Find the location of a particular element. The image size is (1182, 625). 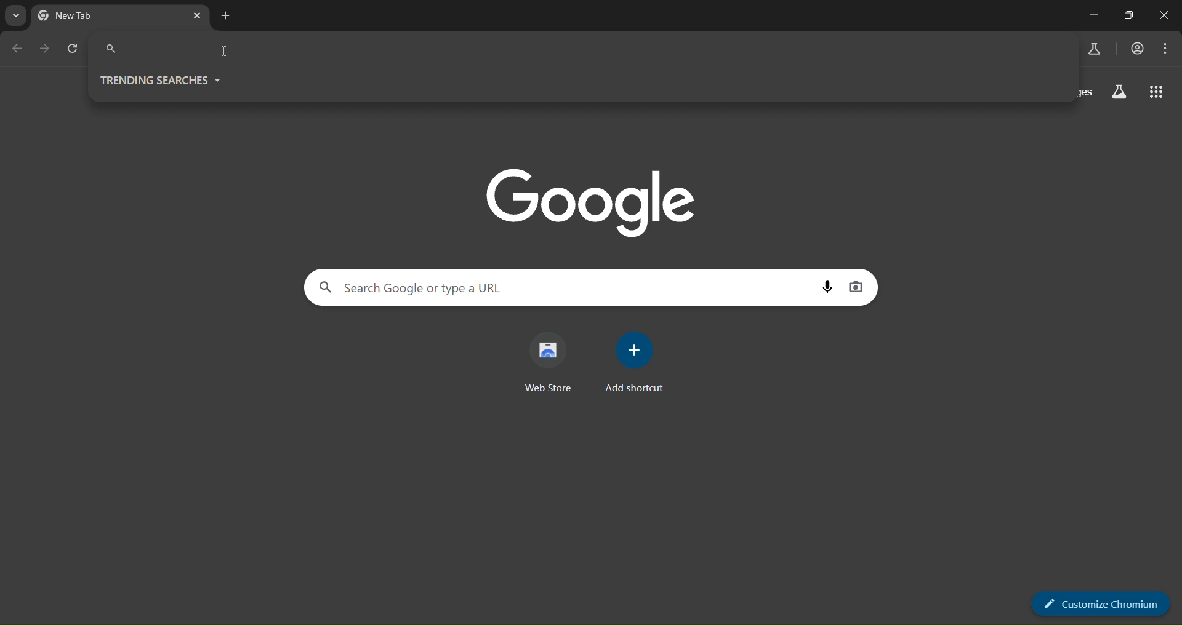

TRNDING SEARCHES is located at coordinates (166, 81).